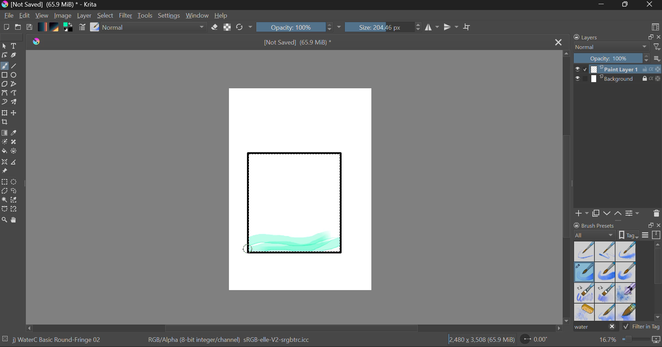 The height and width of the screenshot is (347, 662). I want to click on Polygon, so click(4, 84).